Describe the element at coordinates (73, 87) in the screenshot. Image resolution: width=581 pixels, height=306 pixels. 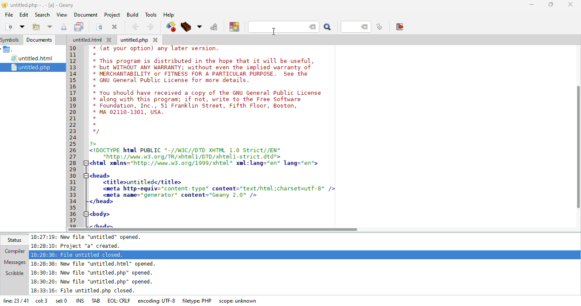
I see `16` at that location.